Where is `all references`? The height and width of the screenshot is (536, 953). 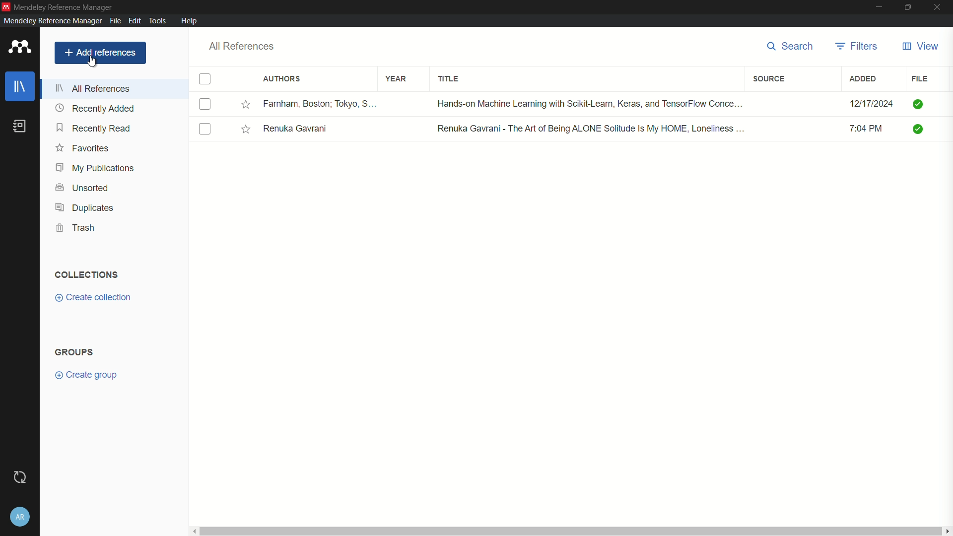
all references is located at coordinates (93, 89).